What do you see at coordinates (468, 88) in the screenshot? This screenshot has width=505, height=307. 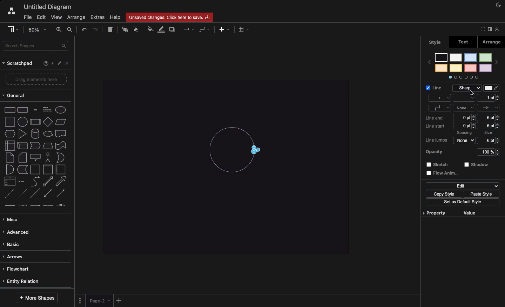 I see `Sharp` at bounding box center [468, 88].